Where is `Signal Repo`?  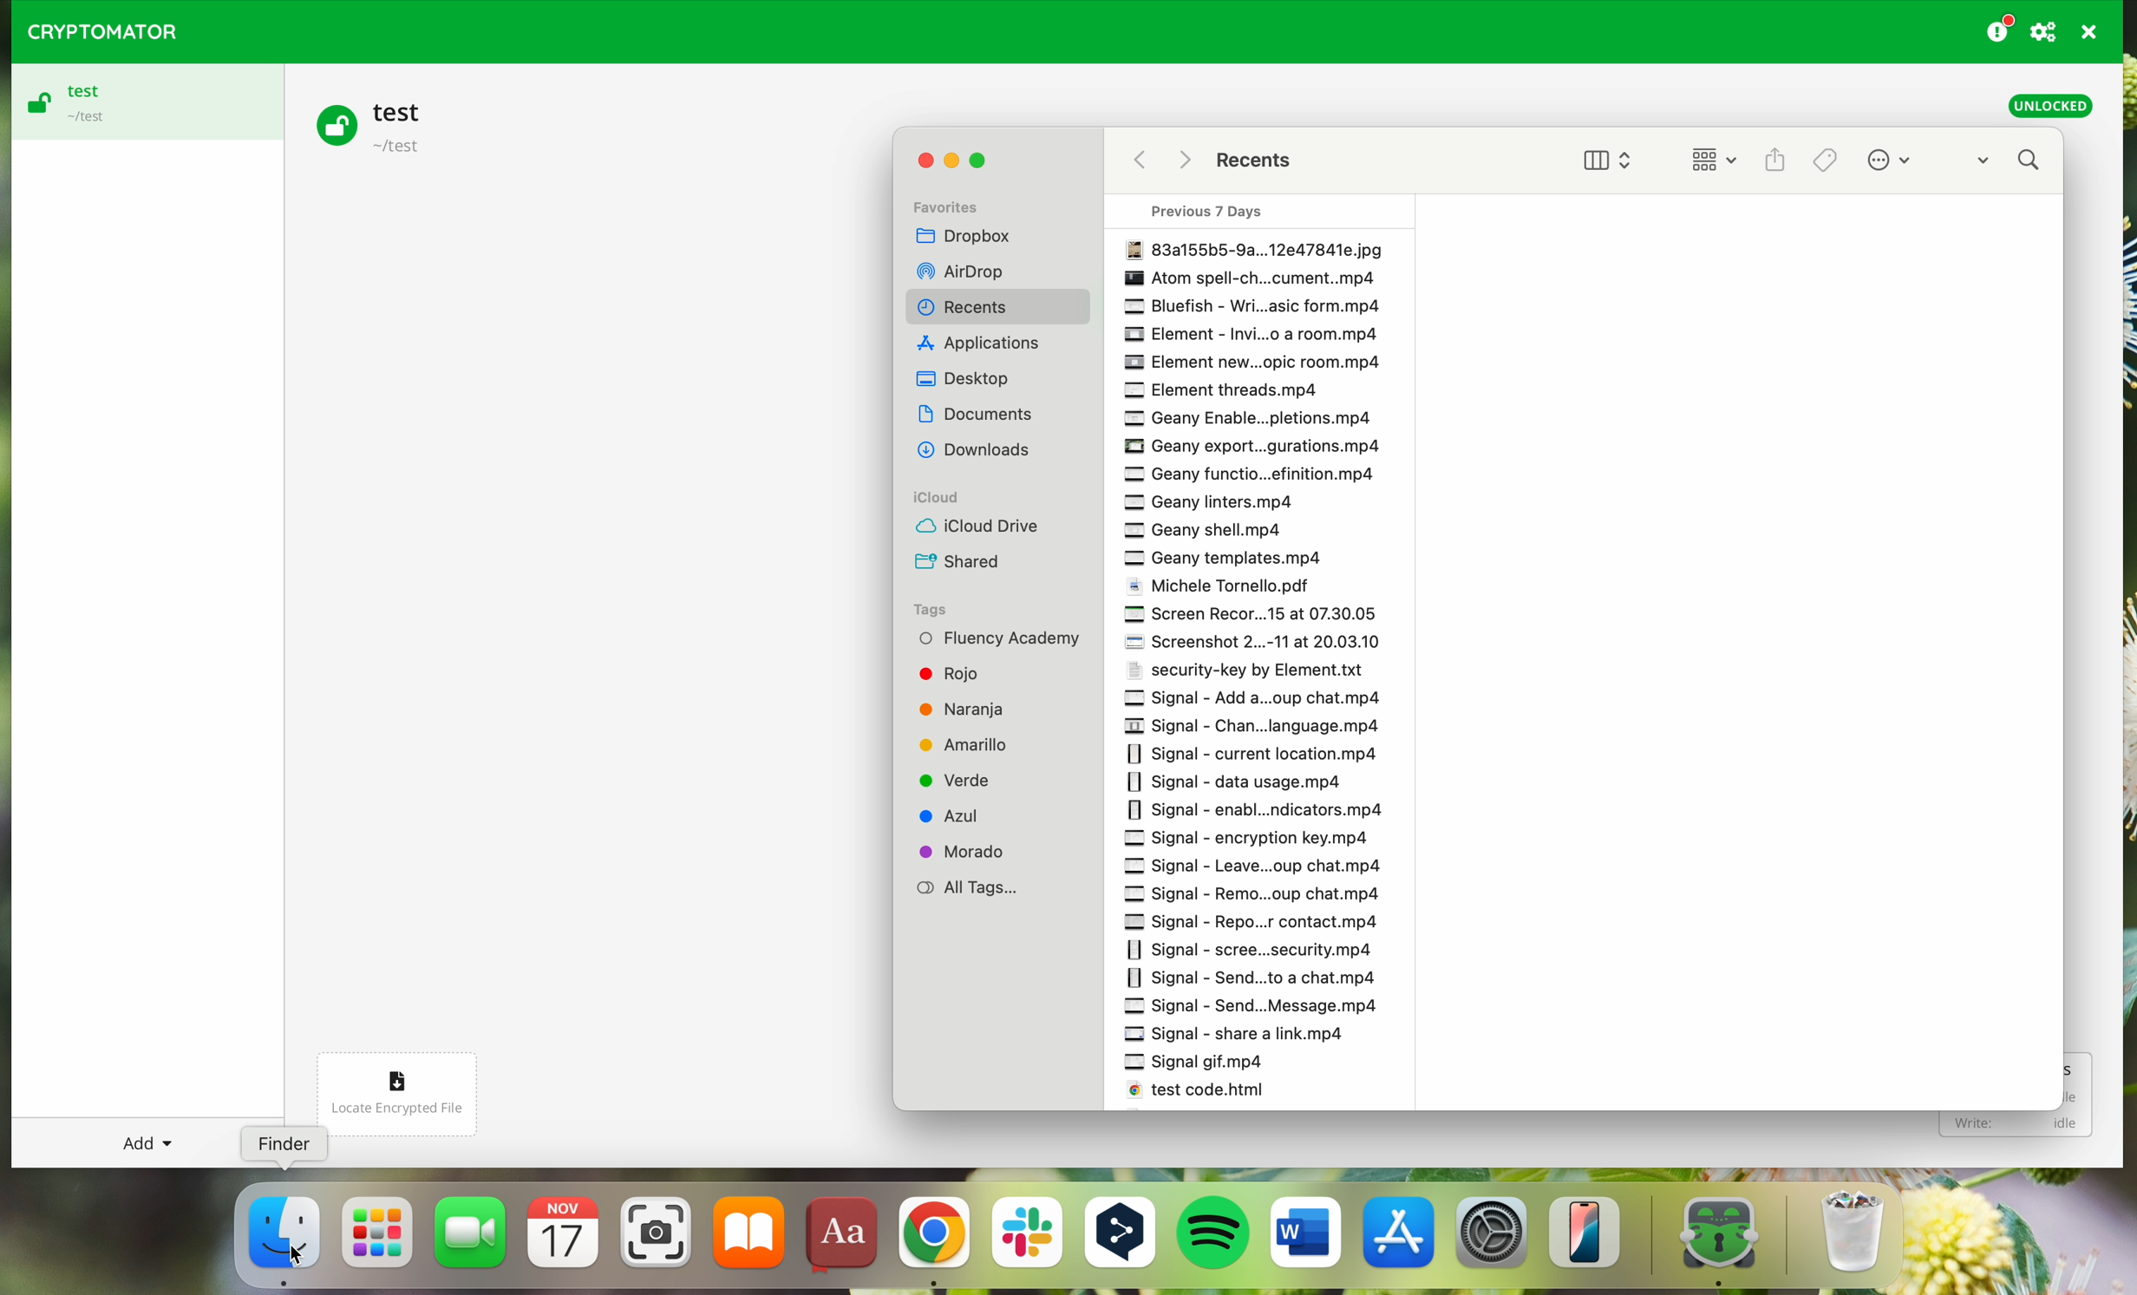
Signal Repo is located at coordinates (1258, 922).